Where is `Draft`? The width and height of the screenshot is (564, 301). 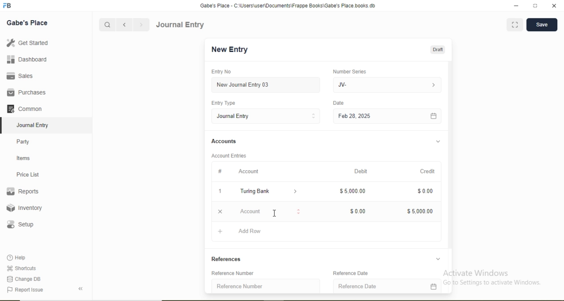 Draft is located at coordinates (438, 50).